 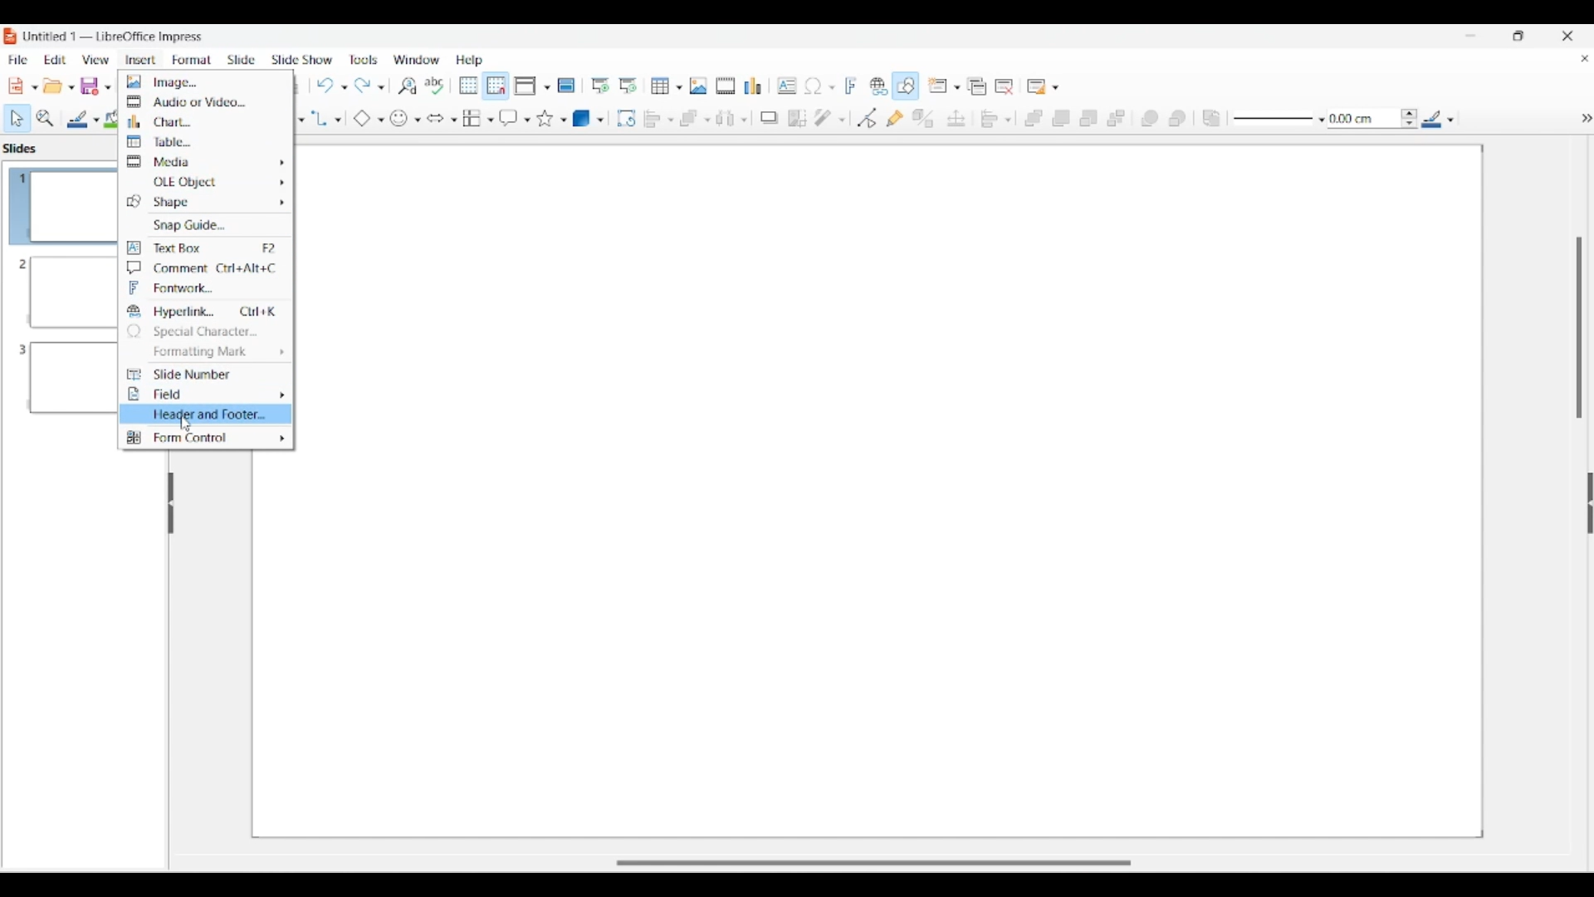 What do you see at coordinates (552, 119) in the screenshot?
I see `Star and banner options` at bounding box center [552, 119].